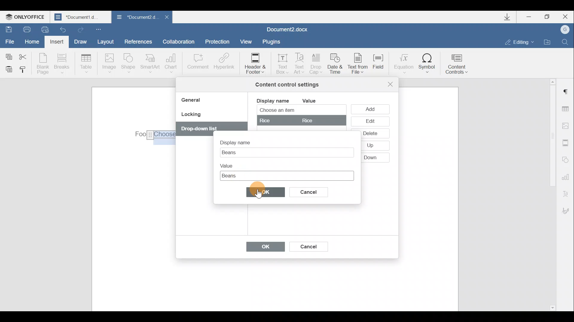 Image resolution: width=574 pixels, height=322 pixels. What do you see at coordinates (152, 135) in the screenshot?
I see `` at bounding box center [152, 135].